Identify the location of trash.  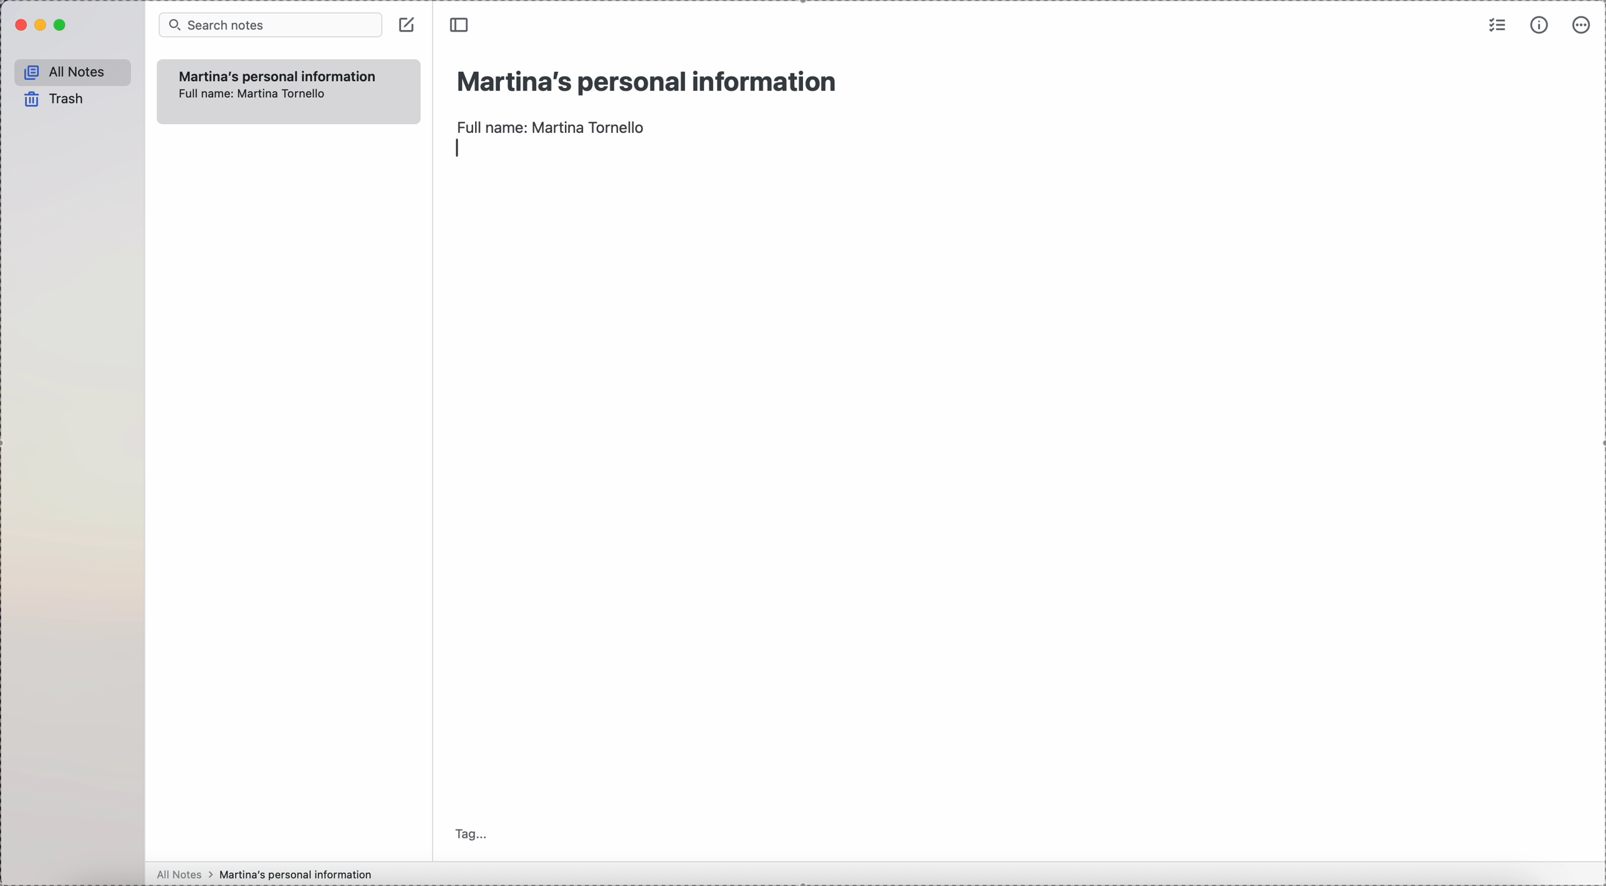
(51, 99).